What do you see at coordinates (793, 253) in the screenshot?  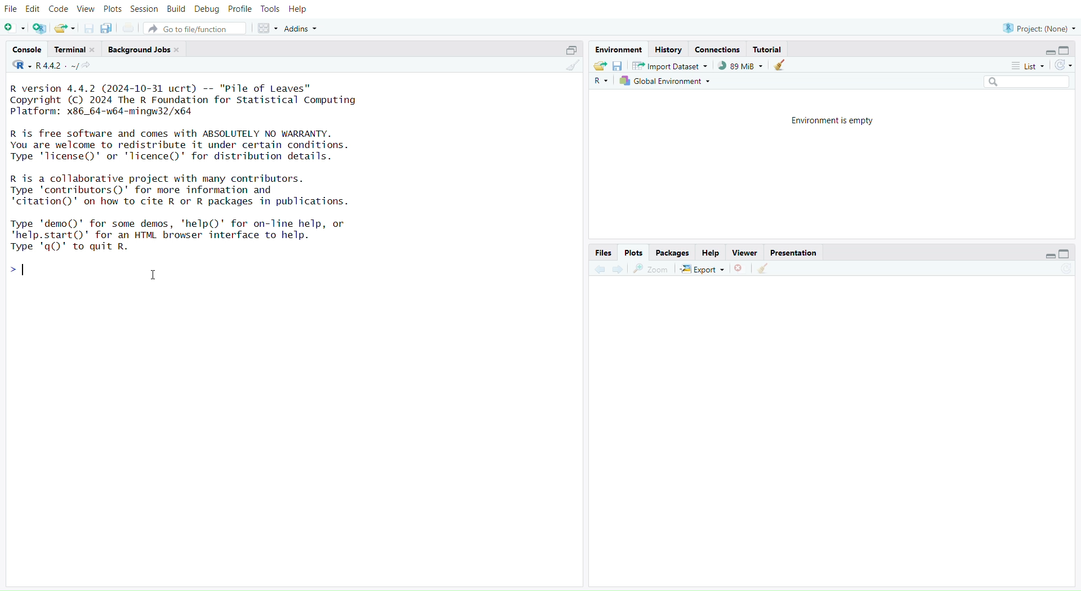 I see `Presentation` at bounding box center [793, 253].